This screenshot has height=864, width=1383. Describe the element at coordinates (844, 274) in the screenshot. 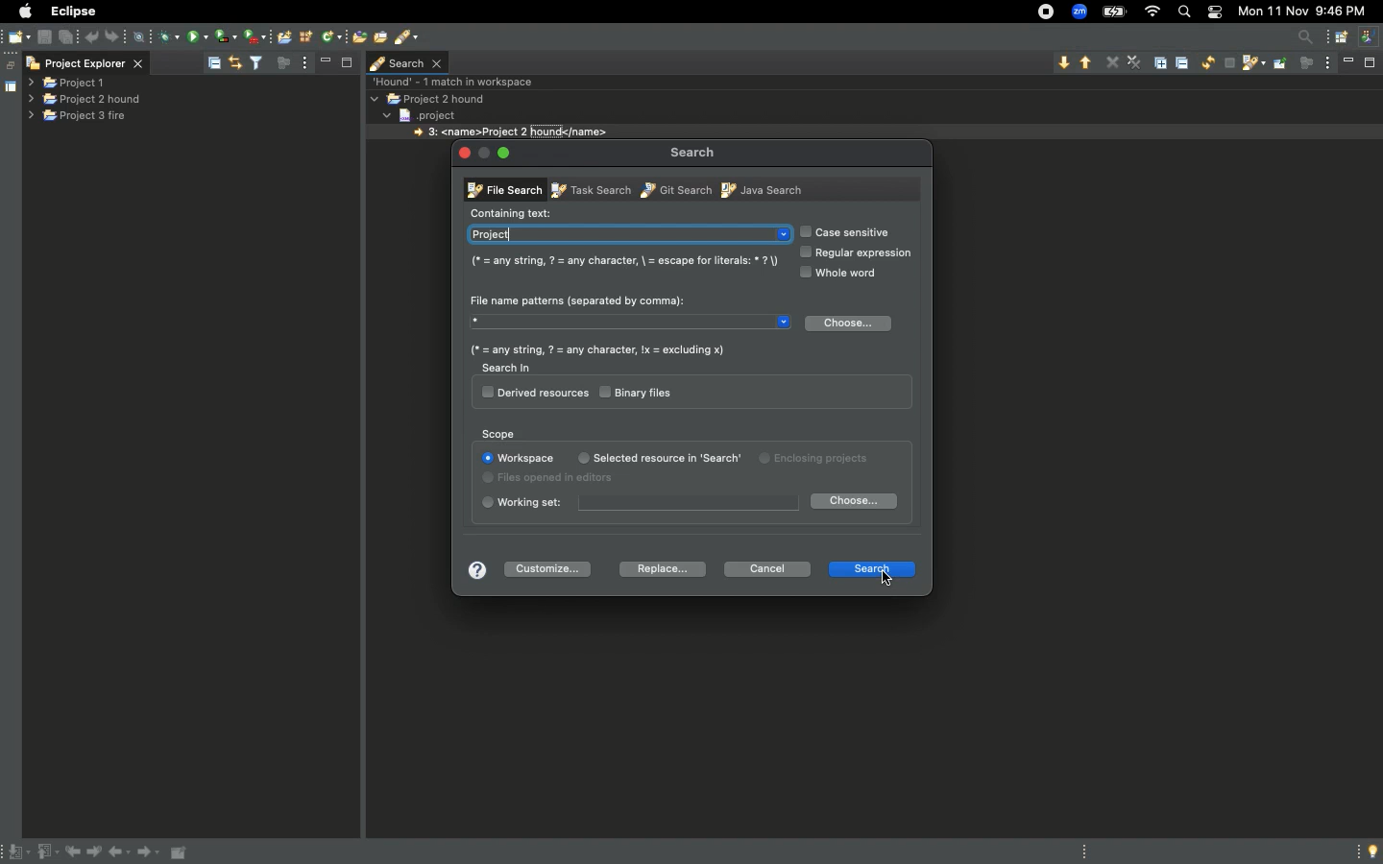

I see `Whole word` at that location.